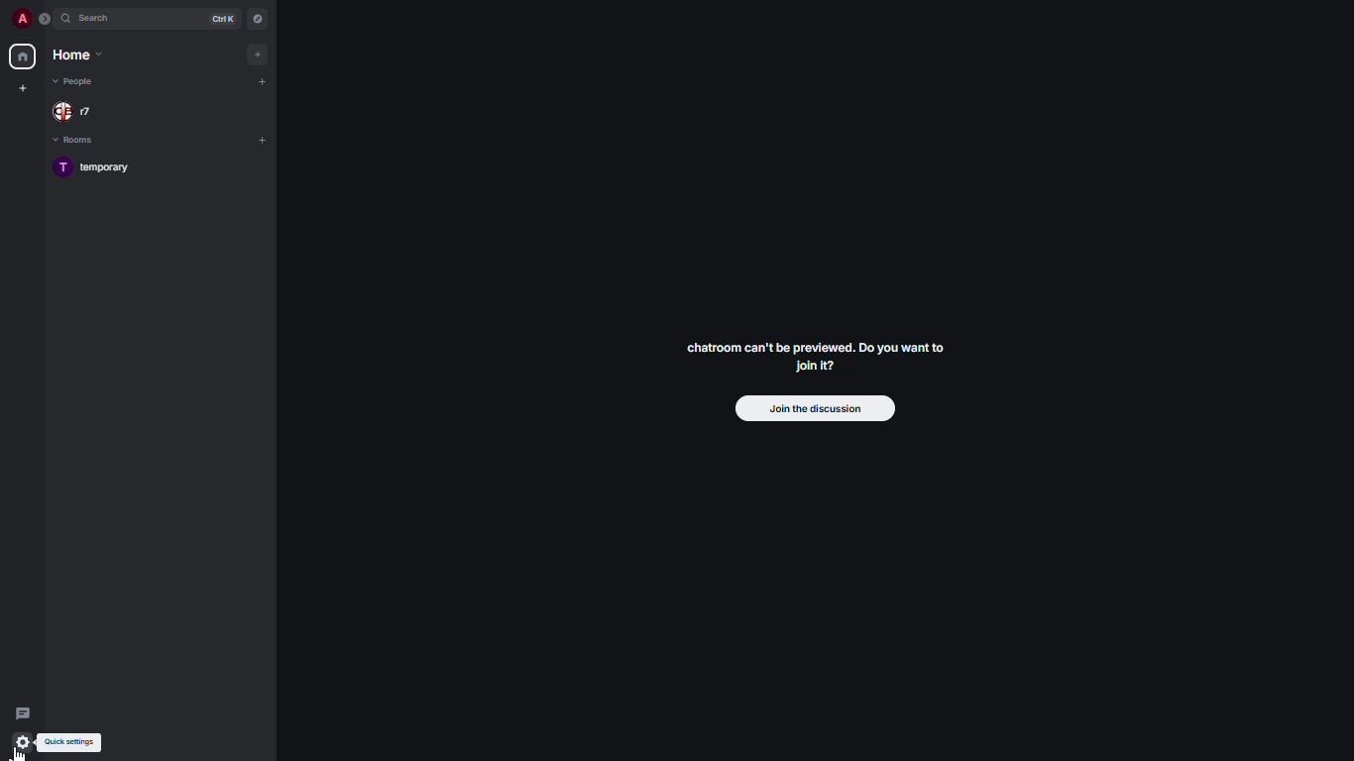 Image resolution: width=1354 pixels, height=761 pixels. Describe the element at coordinates (80, 140) in the screenshot. I see `rooms` at that location.